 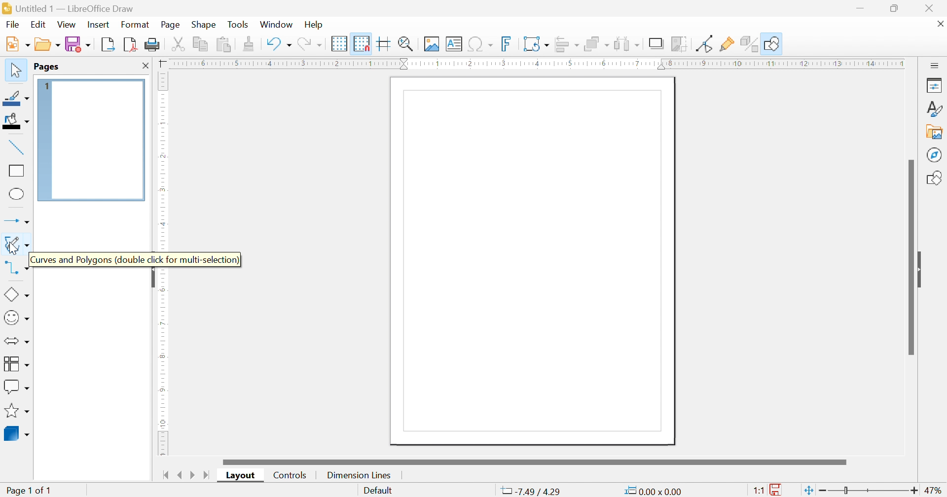 What do you see at coordinates (432, 44) in the screenshot?
I see `insert image` at bounding box center [432, 44].